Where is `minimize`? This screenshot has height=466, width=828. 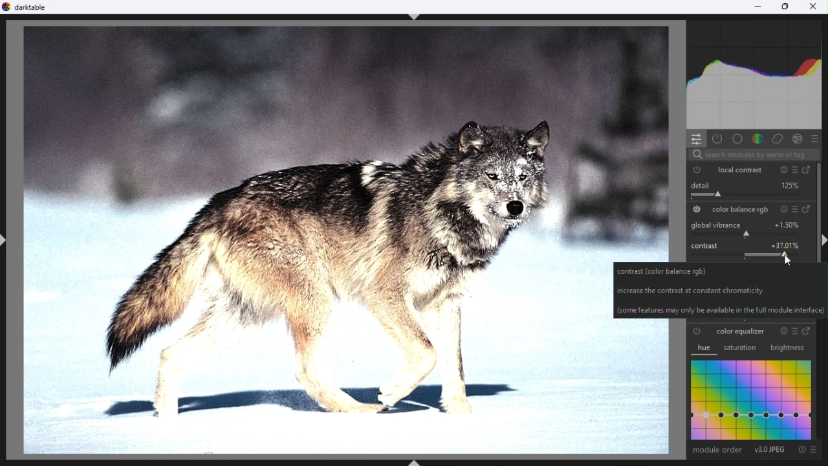 minimize is located at coordinates (758, 7).